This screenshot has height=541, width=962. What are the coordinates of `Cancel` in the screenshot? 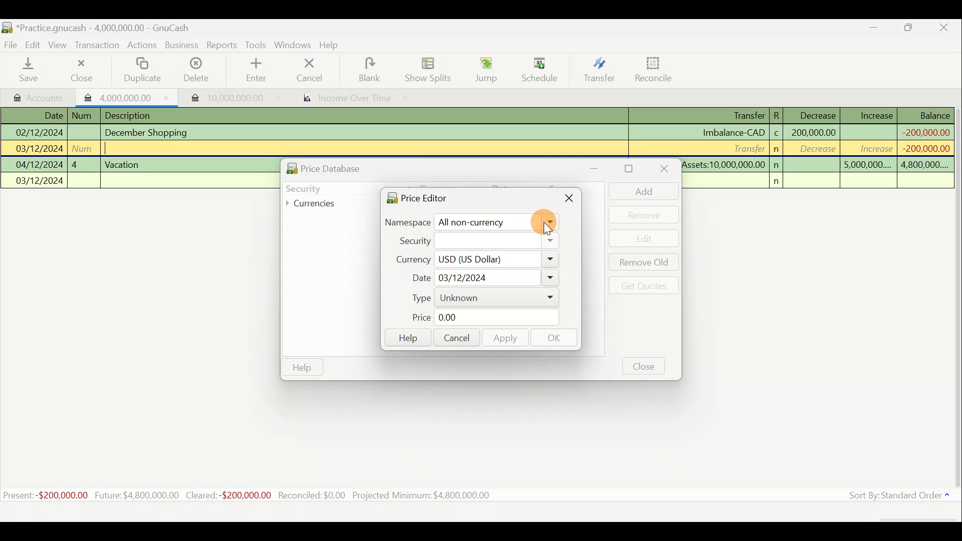 It's located at (455, 337).